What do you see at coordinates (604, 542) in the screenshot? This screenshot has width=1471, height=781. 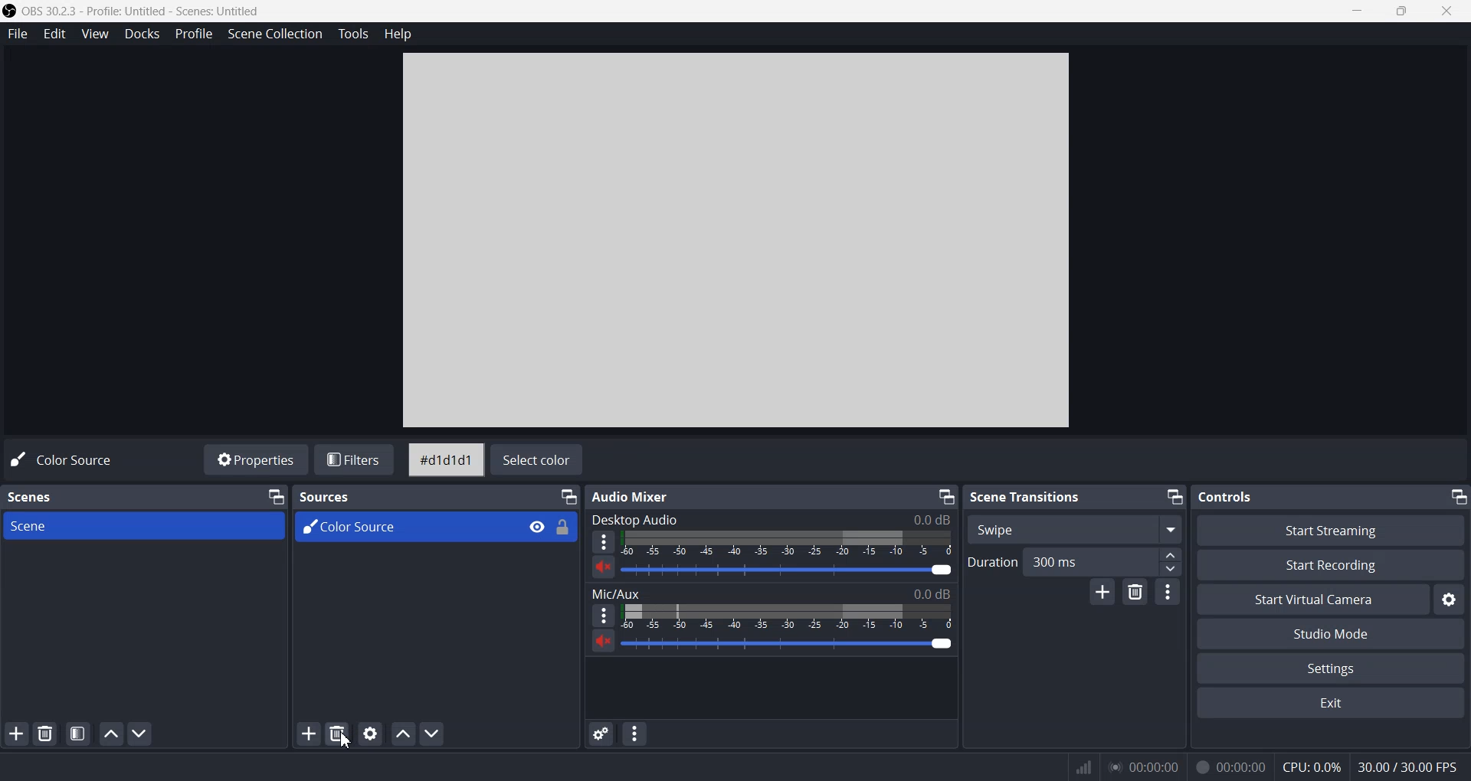 I see `More` at bounding box center [604, 542].